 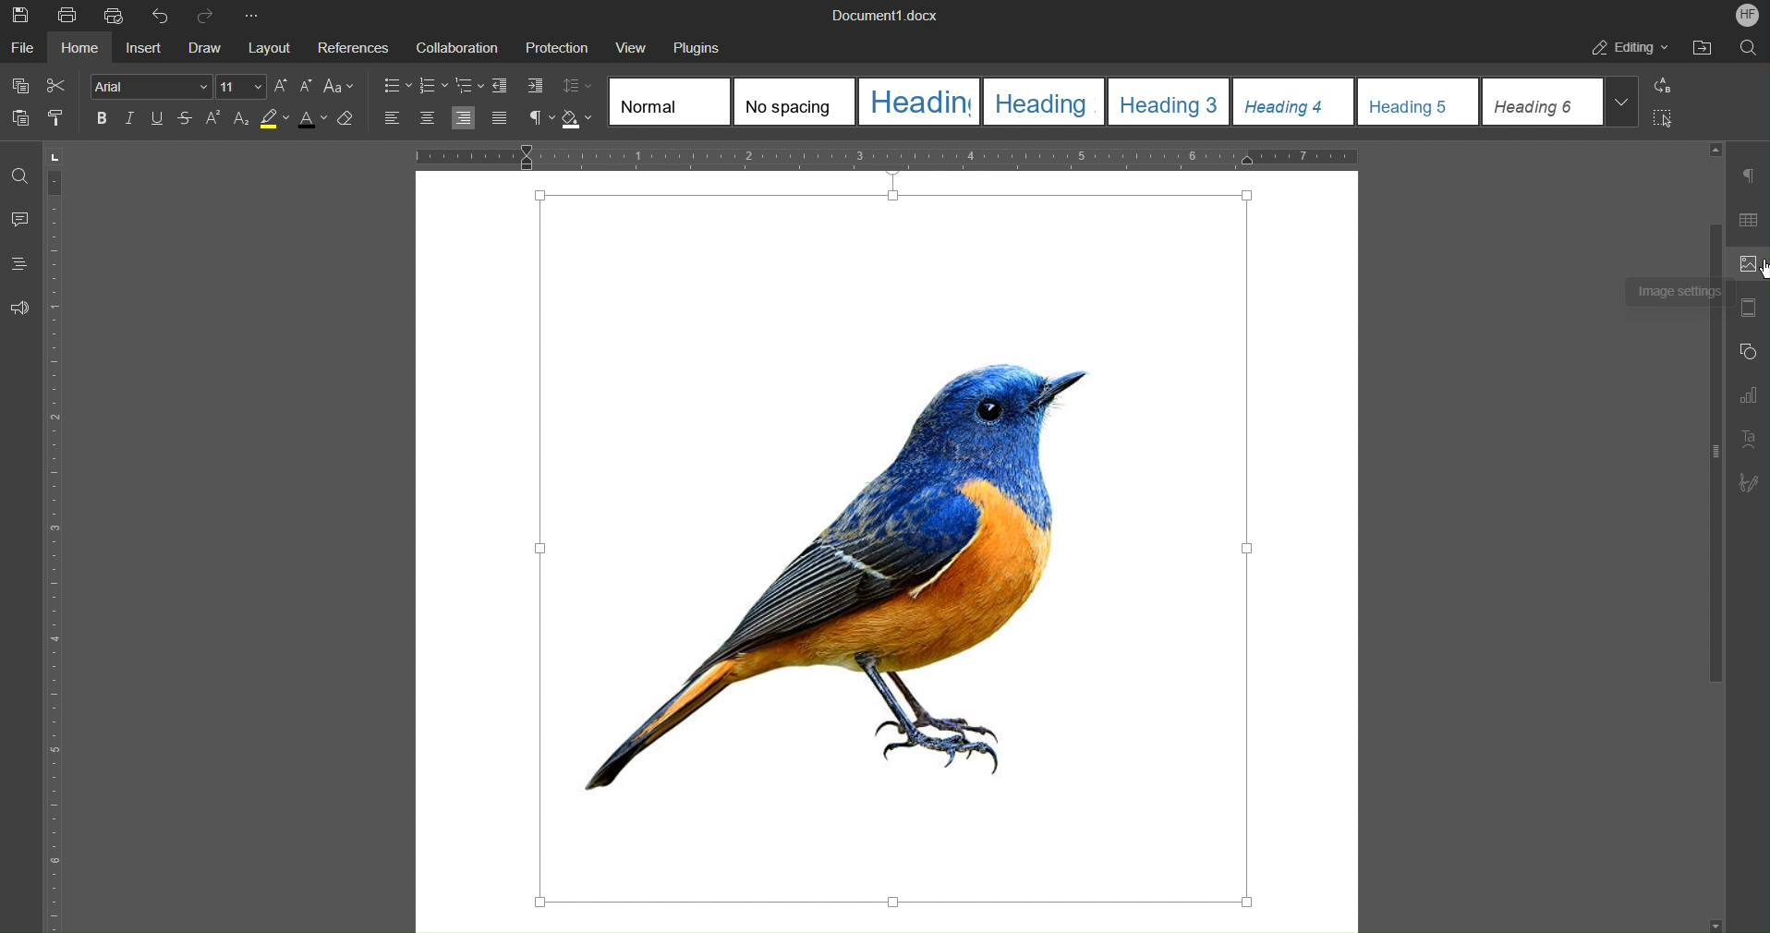 What do you see at coordinates (917, 101) in the screenshot?
I see `Heading` at bounding box center [917, 101].